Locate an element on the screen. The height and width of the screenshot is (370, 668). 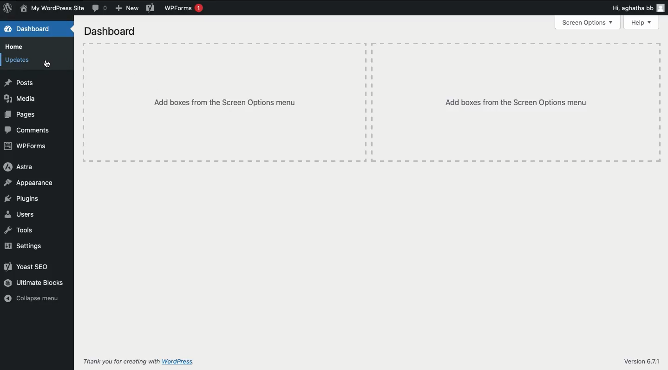
Thank you for creating with WordPress is located at coordinates (143, 361).